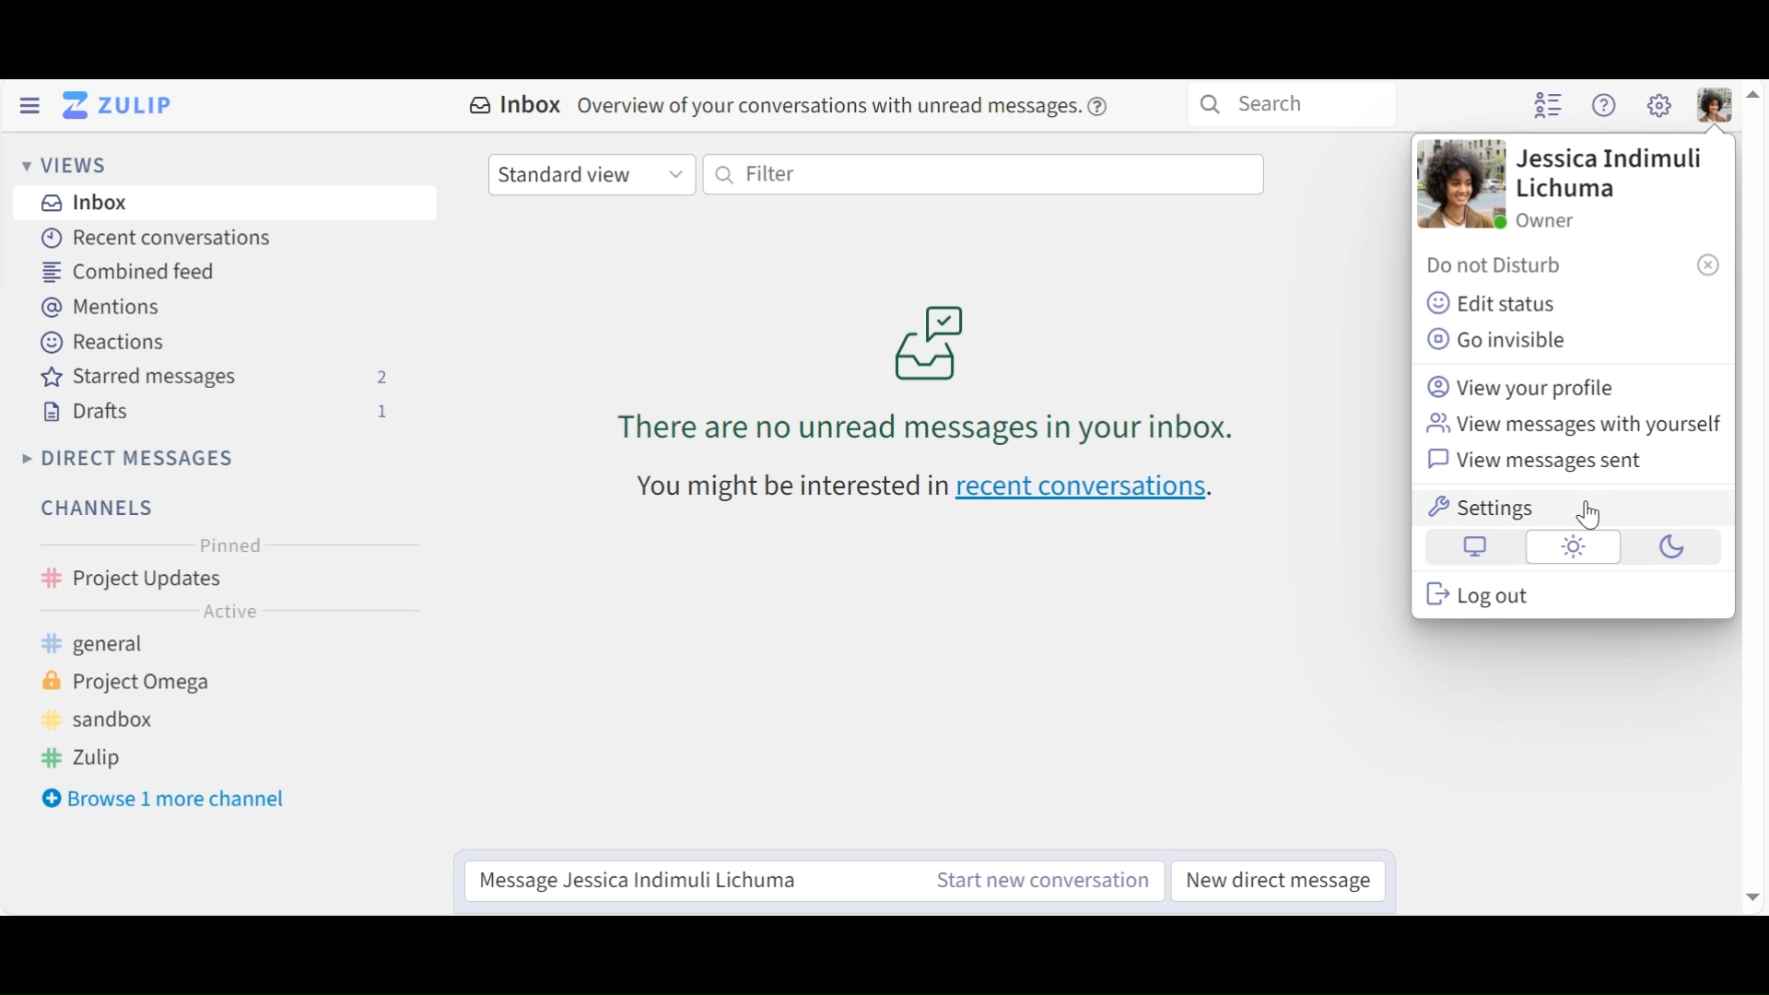 Image resolution: width=1769 pixels, height=995 pixels. What do you see at coordinates (1572, 425) in the screenshot?
I see `View messages with yourself` at bounding box center [1572, 425].